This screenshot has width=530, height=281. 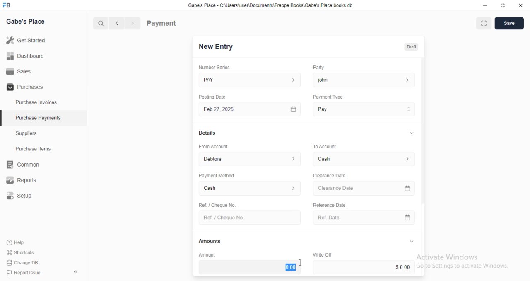 What do you see at coordinates (216, 47) in the screenshot?
I see `New Entry` at bounding box center [216, 47].